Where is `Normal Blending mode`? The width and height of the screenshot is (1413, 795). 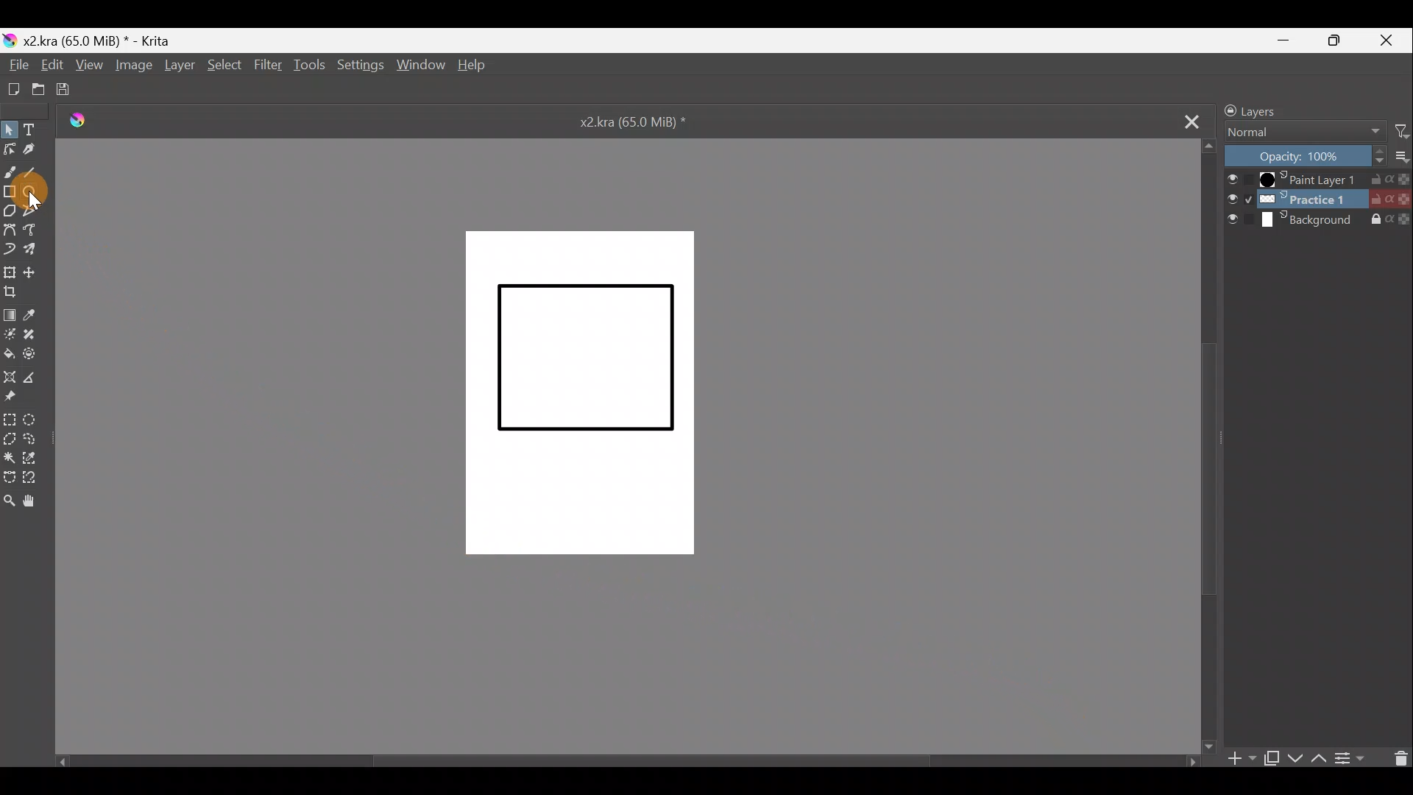
Normal Blending mode is located at coordinates (1303, 132).